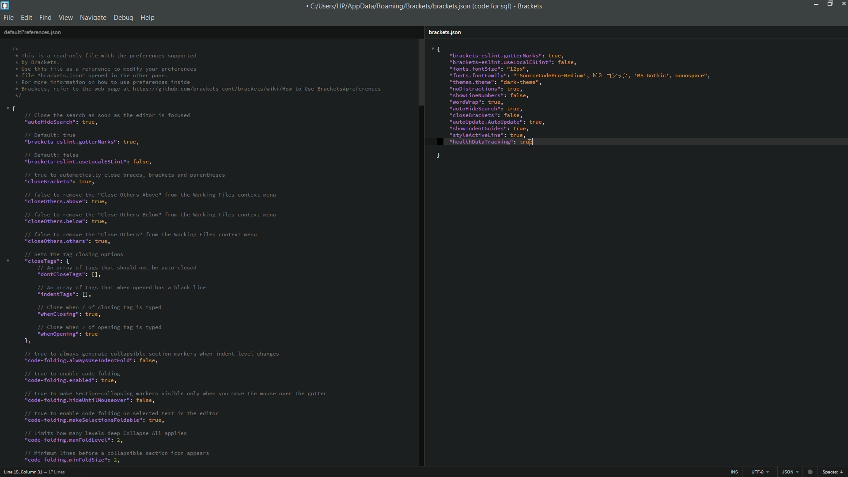 The height and width of the screenshot is (477, 848). Describe the element at coordinates (835, 473) in the screenshot. I see `Space` at that location.